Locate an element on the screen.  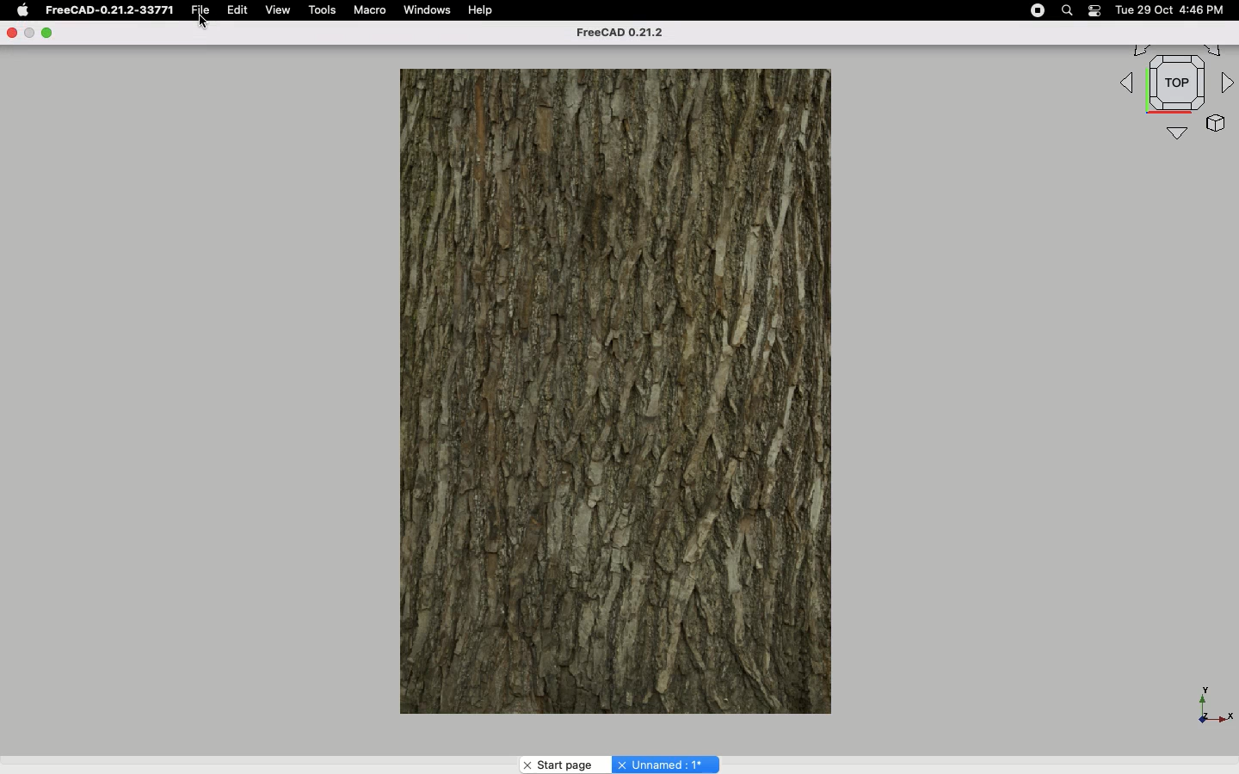
Help is located at coordinates (482, 10).